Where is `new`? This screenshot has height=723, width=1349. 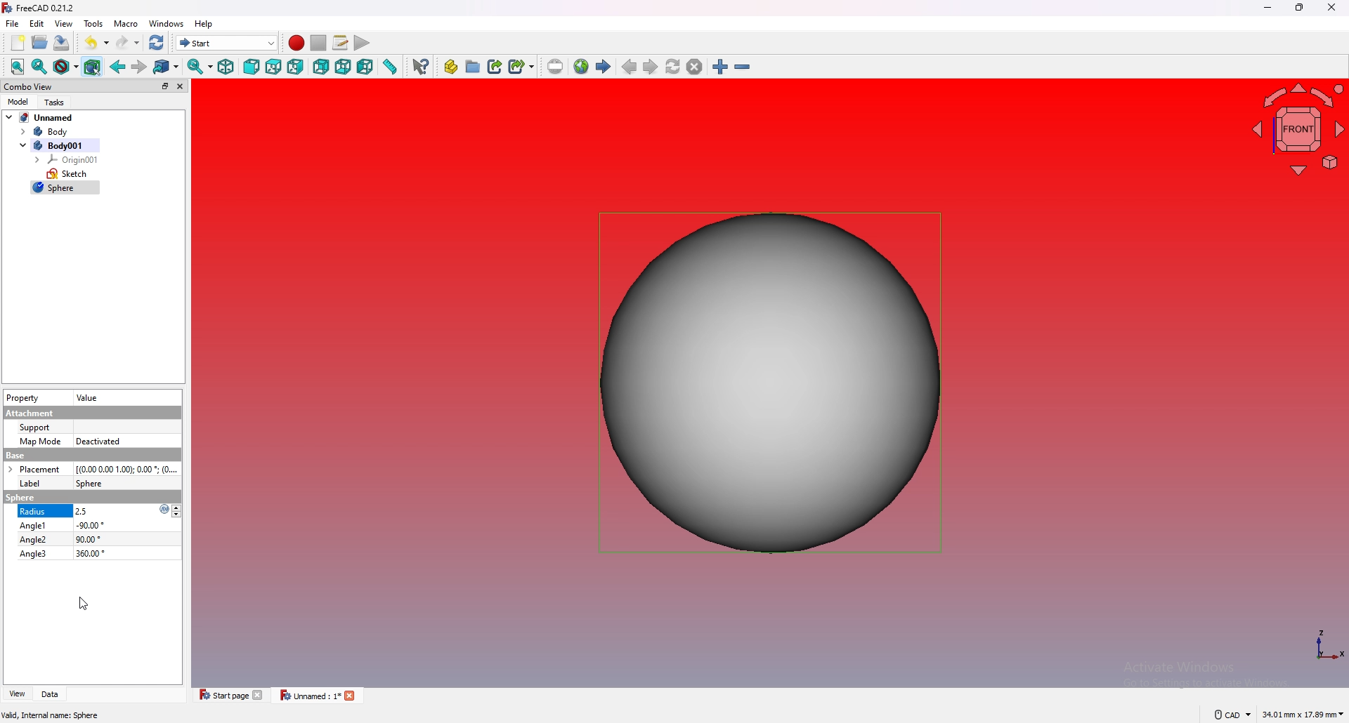
new is located at coordinates (16, 43).